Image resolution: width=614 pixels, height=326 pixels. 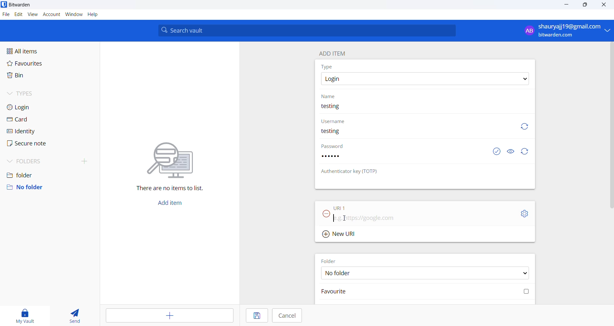 What do you see at coordinates (523, 126) in the screenshot?
I see `refresh` at bounding box center [523, 126].